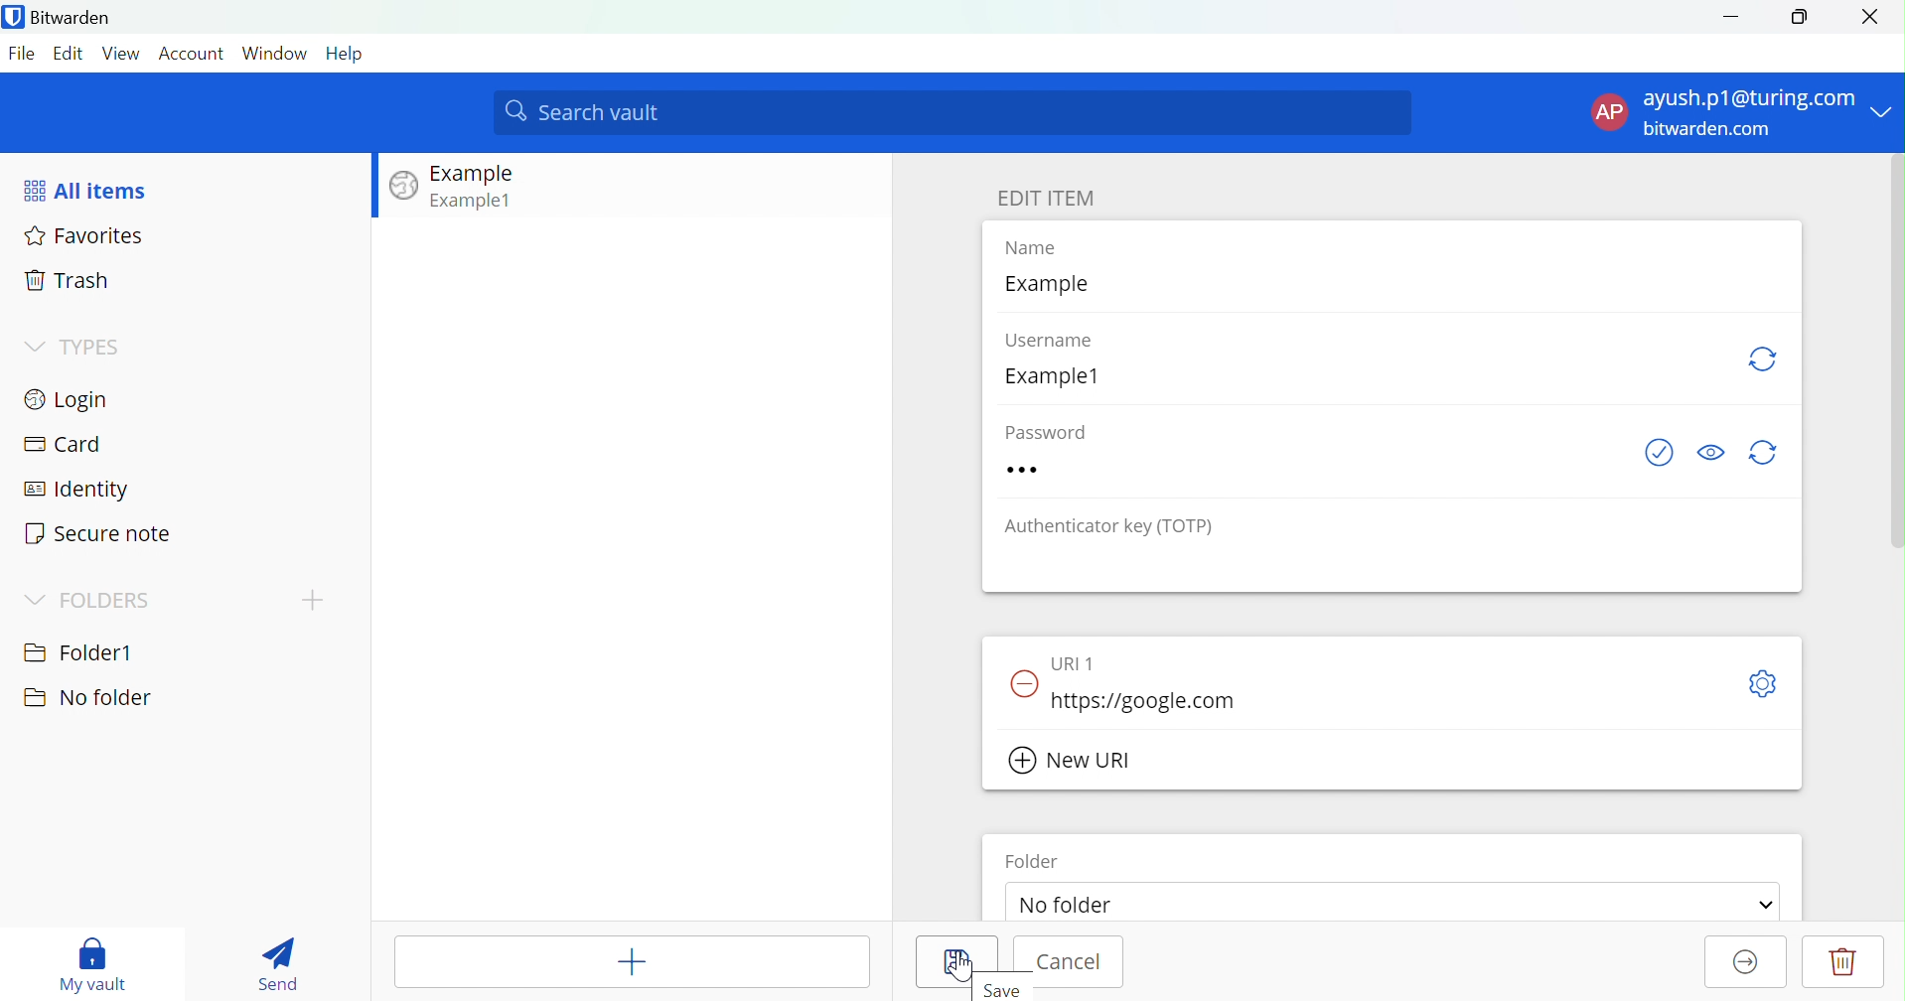 Image resolution: width=1905 pixels, height=1001 pixels. What do you see at coordinates (88, 190) in the screenshot?
I see `All items` at bounding box center [88, 190].